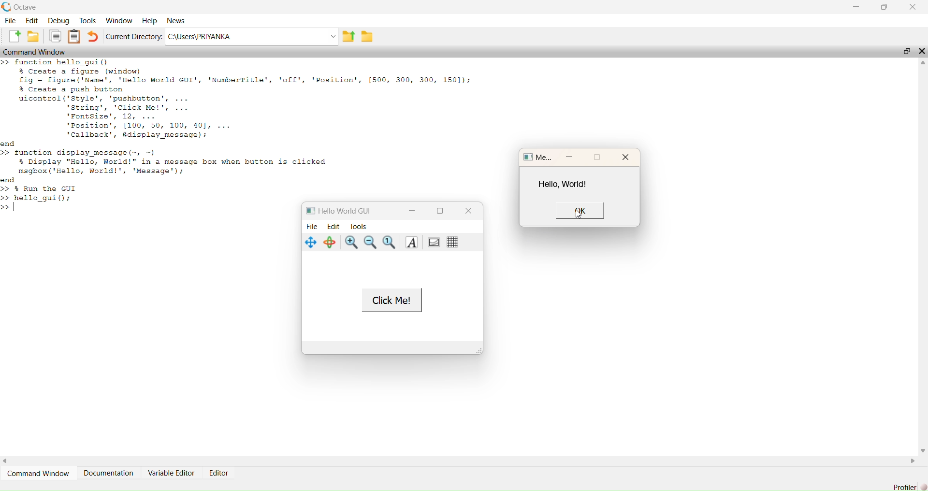 Image resolution: width=928 pixels, height=491 pixels. What do you see at coordinates (33, 38) in the screenshot?
I see `save` at bounding box center [33, 38].